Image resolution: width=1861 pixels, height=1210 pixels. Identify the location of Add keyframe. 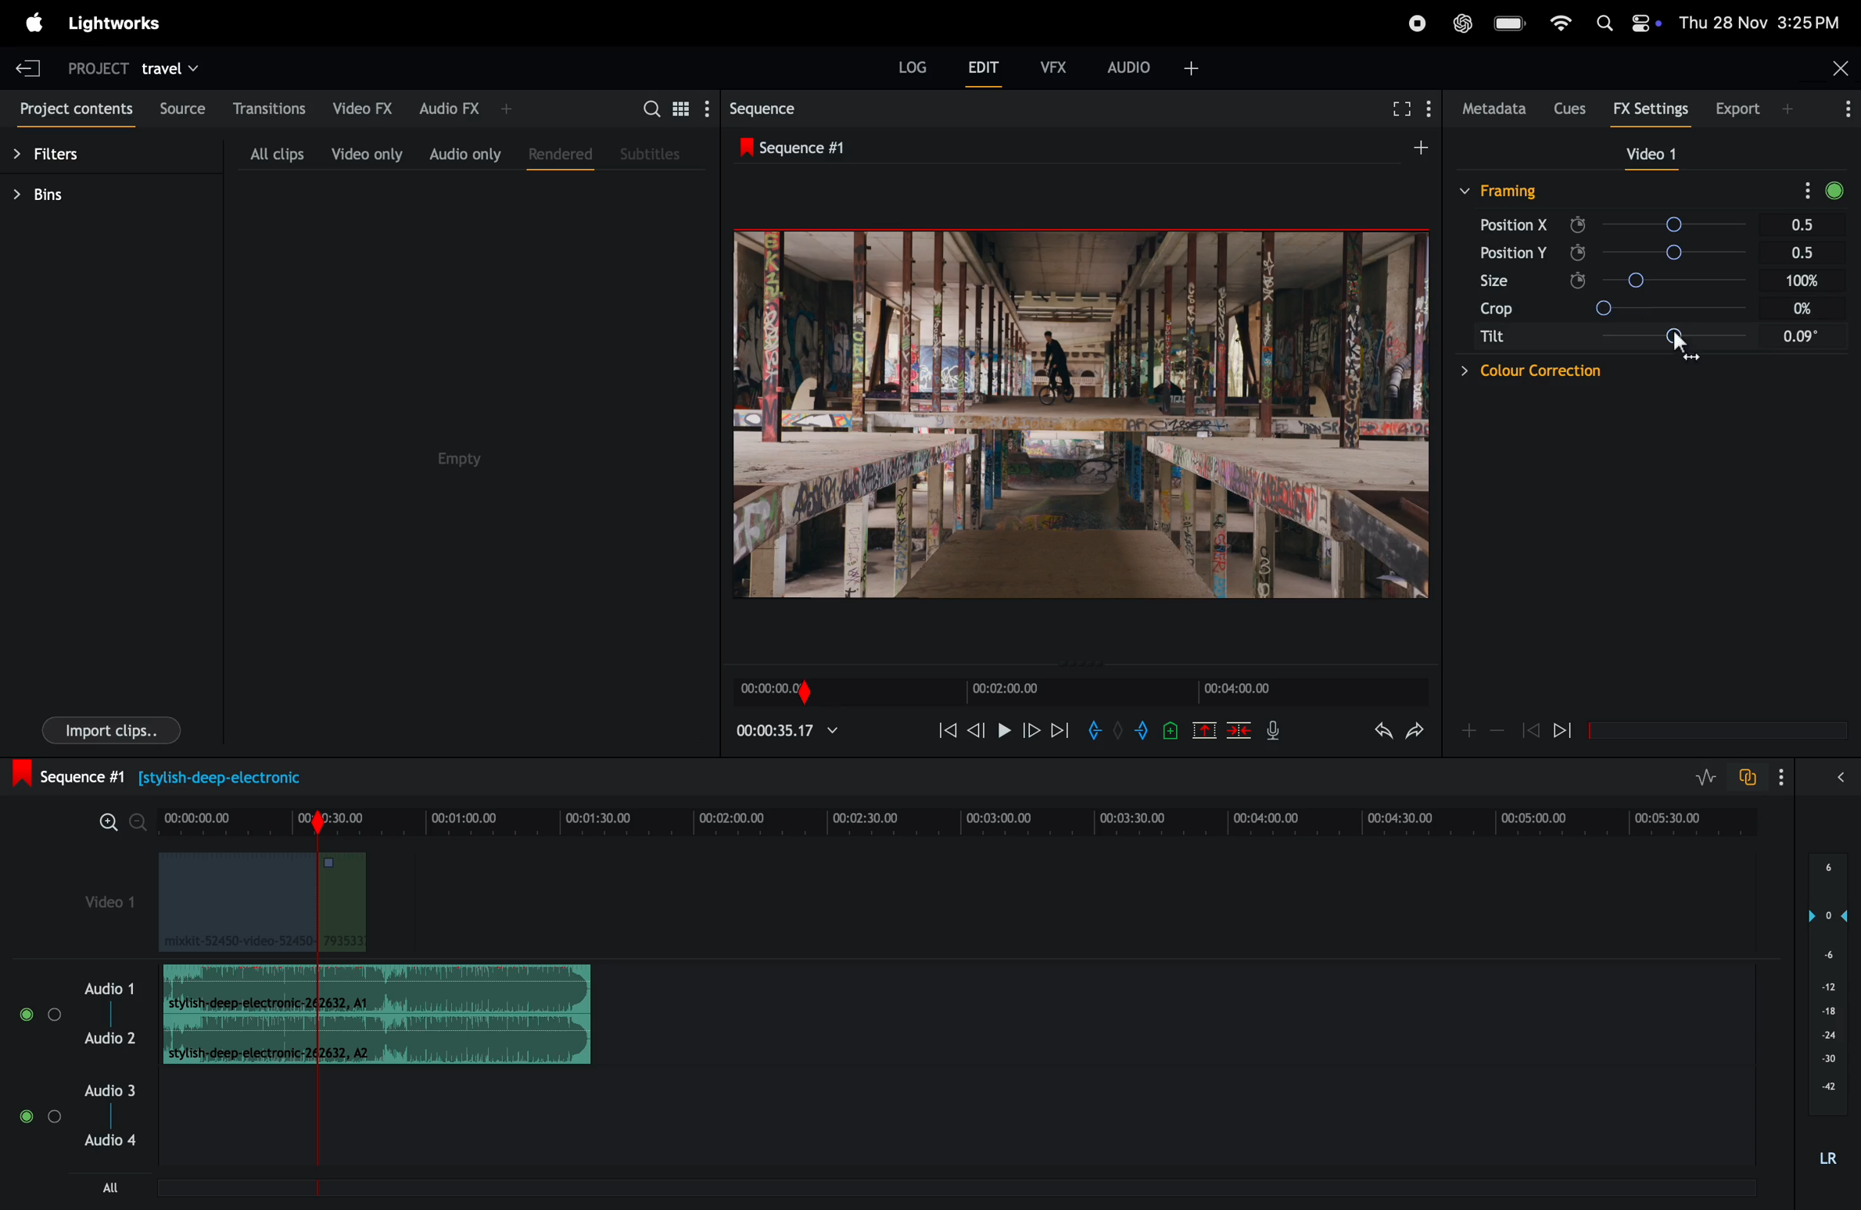
(1468, 733).